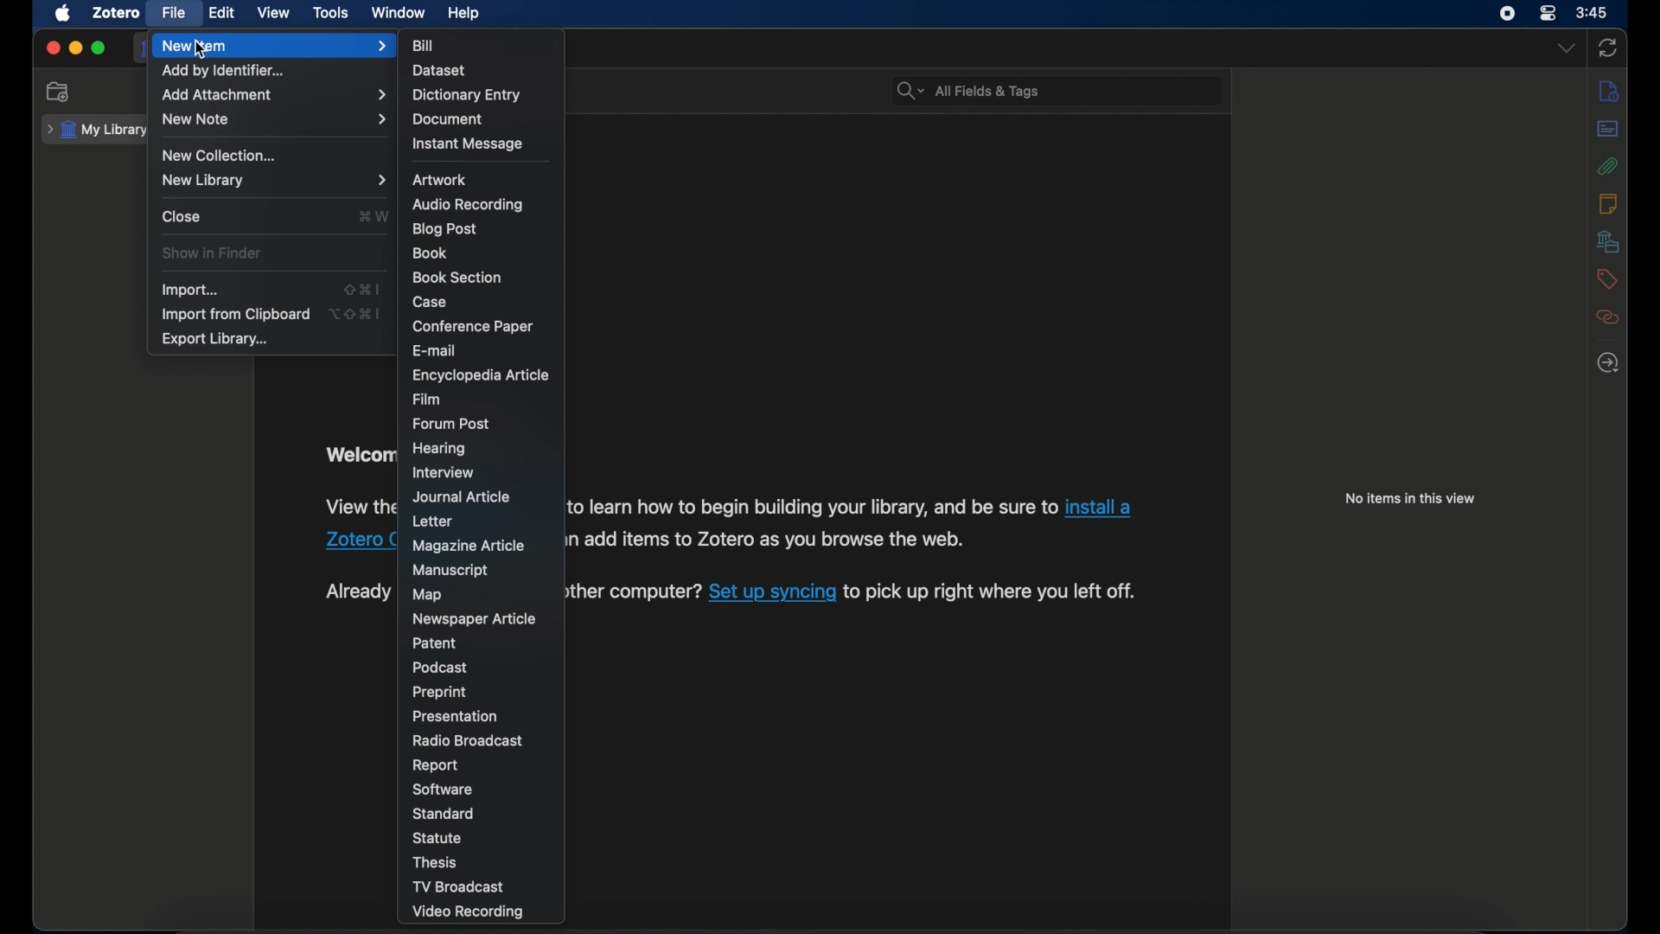  I want to click on minimize, so click(76, 48).